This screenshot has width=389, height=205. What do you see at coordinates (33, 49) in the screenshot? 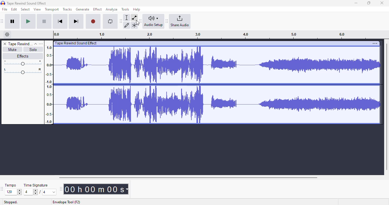
I see `solo` at bounding box center [33, 49].